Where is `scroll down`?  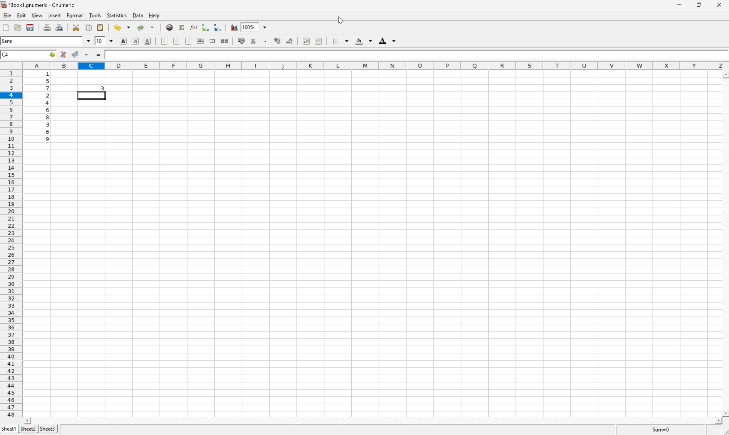
scroll down is located at coordinates (724, 413).